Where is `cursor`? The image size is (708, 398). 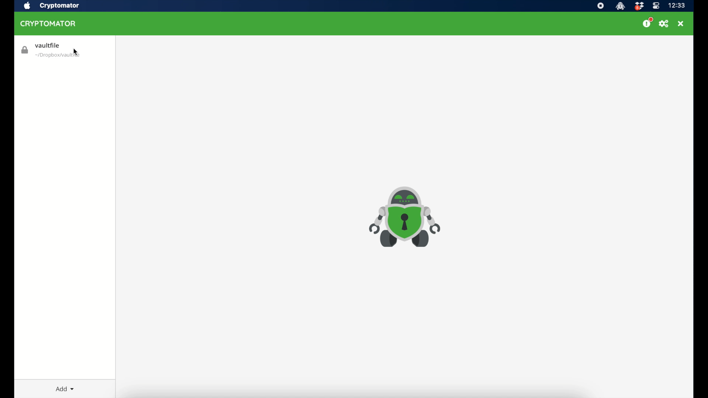
cursor is located at coordinates (76, 52).